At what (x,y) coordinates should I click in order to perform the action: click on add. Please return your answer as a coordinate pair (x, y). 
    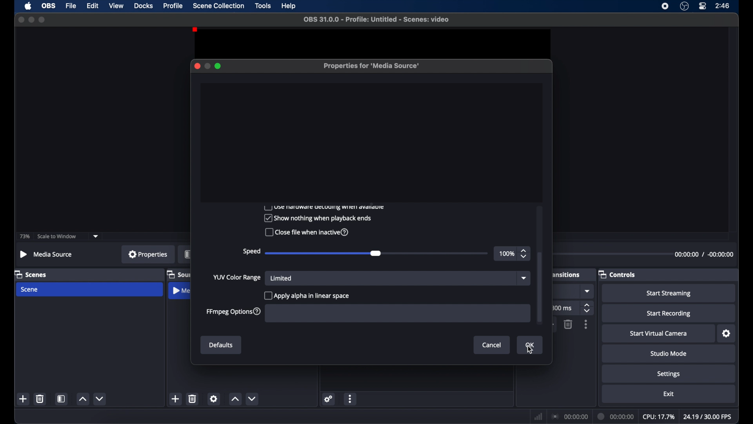
    Looking at the image, I should click on (176, 399).